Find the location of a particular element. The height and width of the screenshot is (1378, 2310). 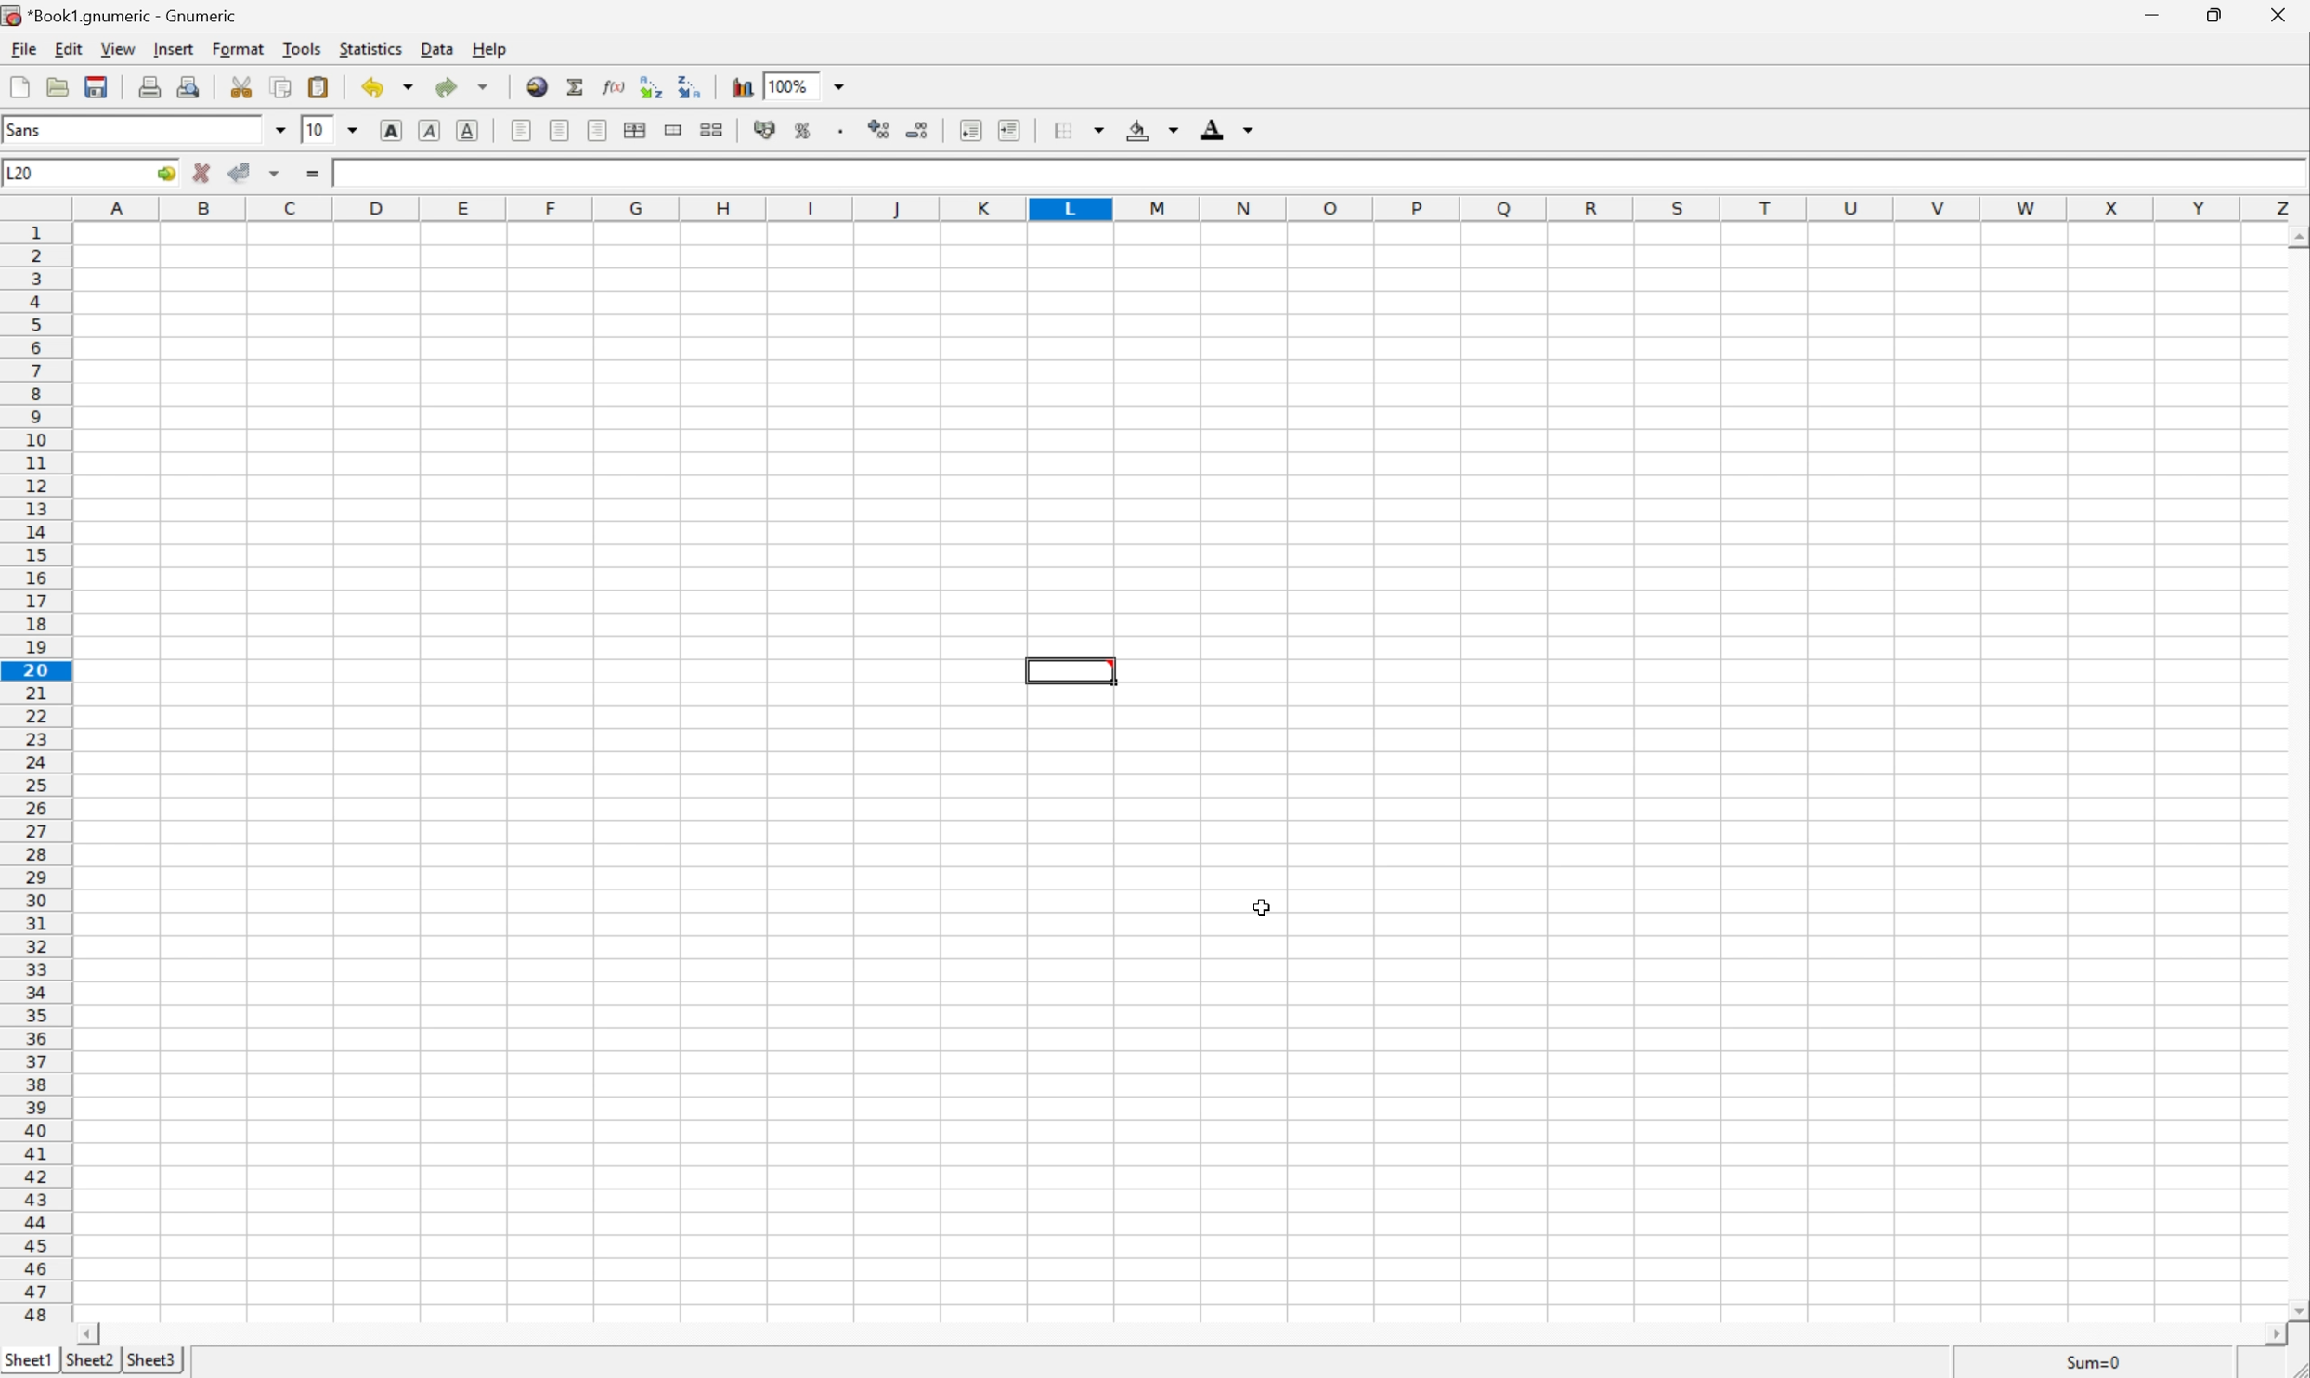

View is located at coordinates (120, 47).